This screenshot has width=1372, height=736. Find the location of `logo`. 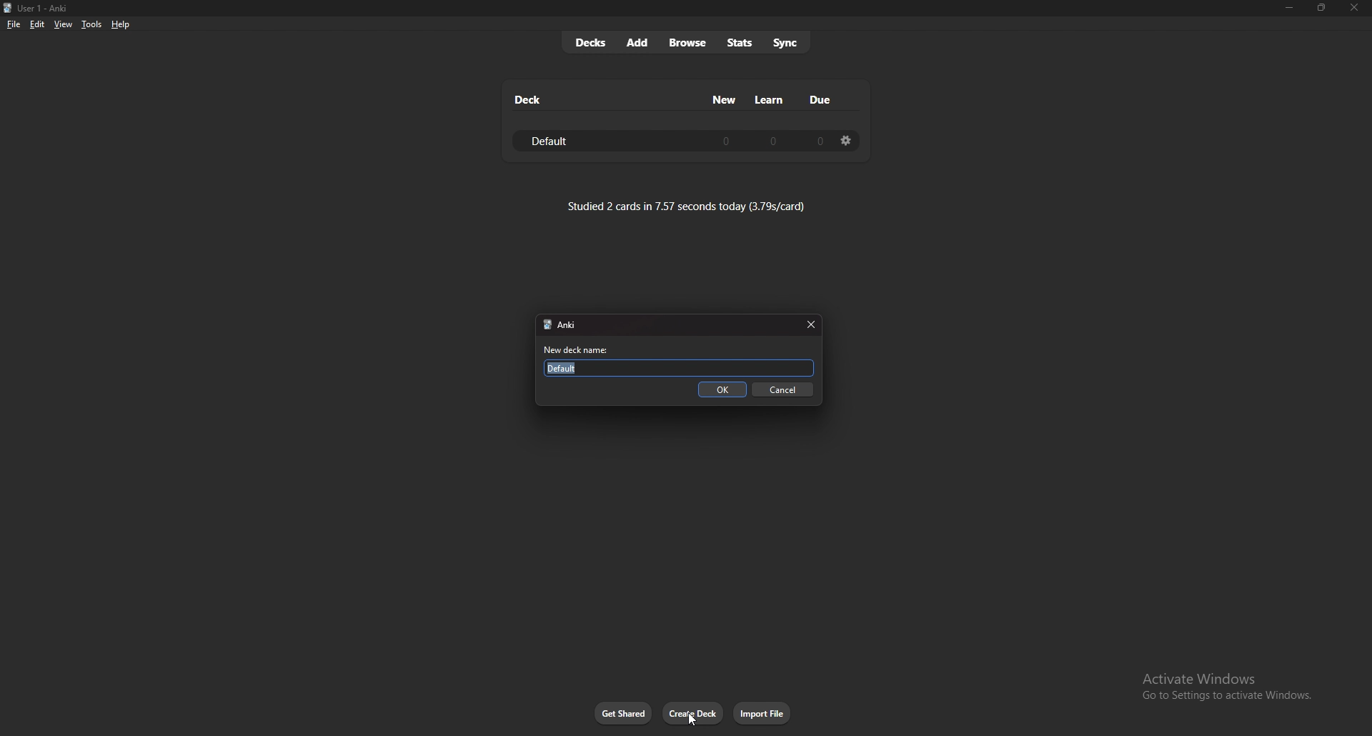

logo is located at coordinates (545, 325).